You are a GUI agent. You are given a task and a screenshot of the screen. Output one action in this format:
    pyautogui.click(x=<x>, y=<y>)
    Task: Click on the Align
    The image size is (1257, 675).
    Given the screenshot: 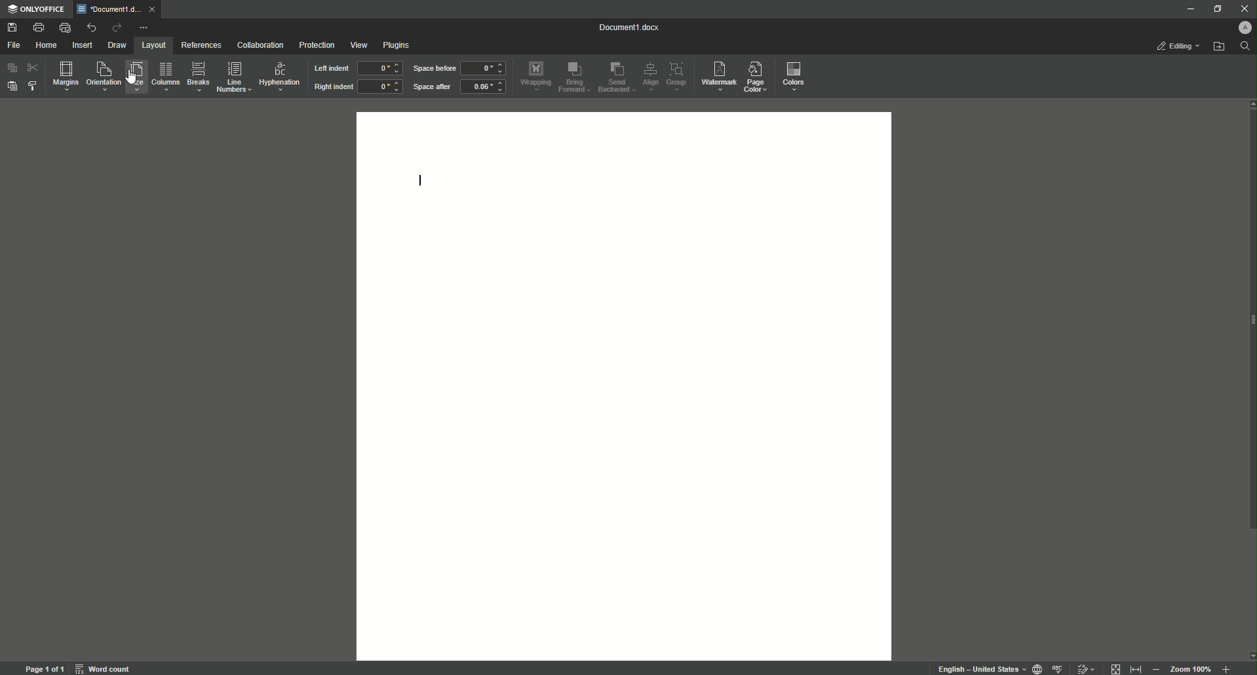 What is the action you would take?
    pyautogui.click(x=651, y=76)
    